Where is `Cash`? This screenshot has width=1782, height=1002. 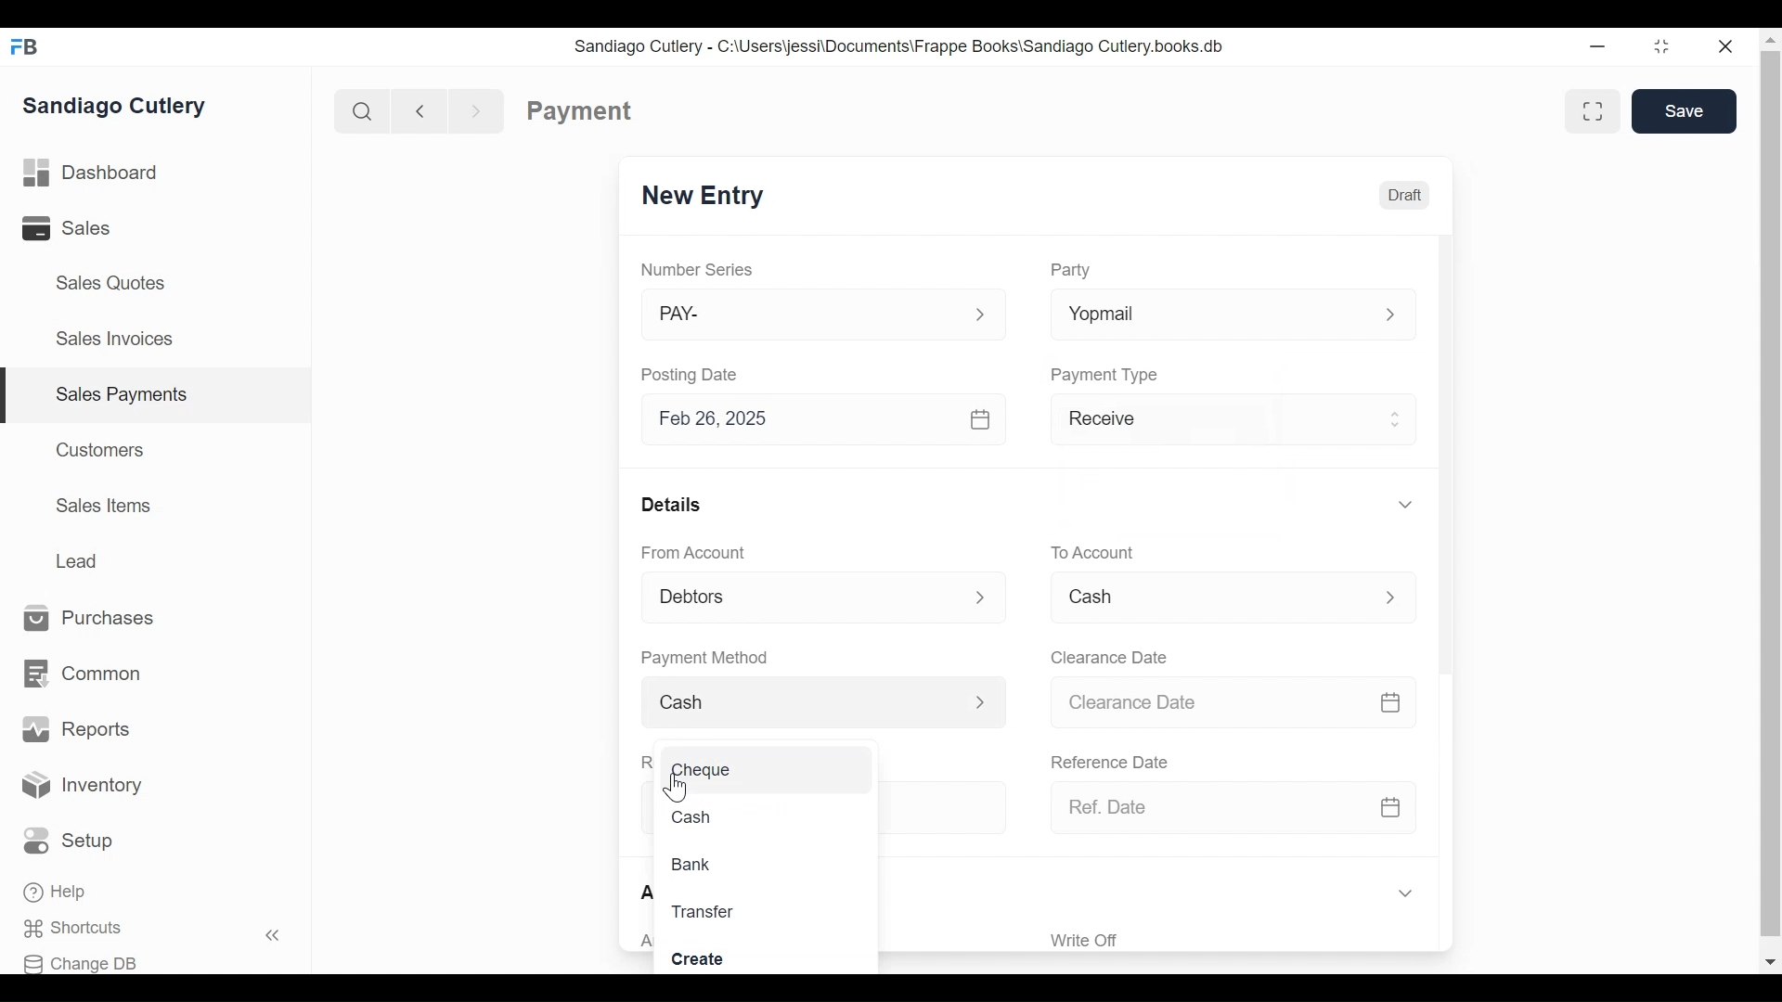 Cash is located at coordinates (691, 816).